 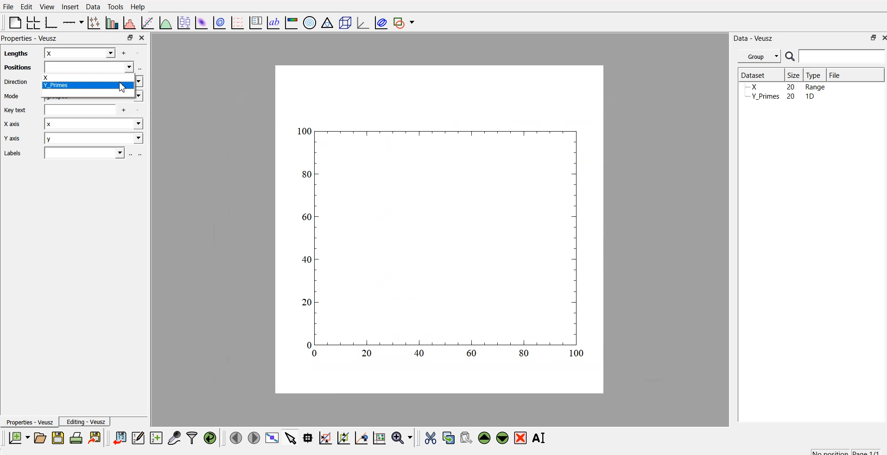 What do you see at coordinates (125, 88) in the screenshot?
I see `cursor` at bounding box center [125, 88].